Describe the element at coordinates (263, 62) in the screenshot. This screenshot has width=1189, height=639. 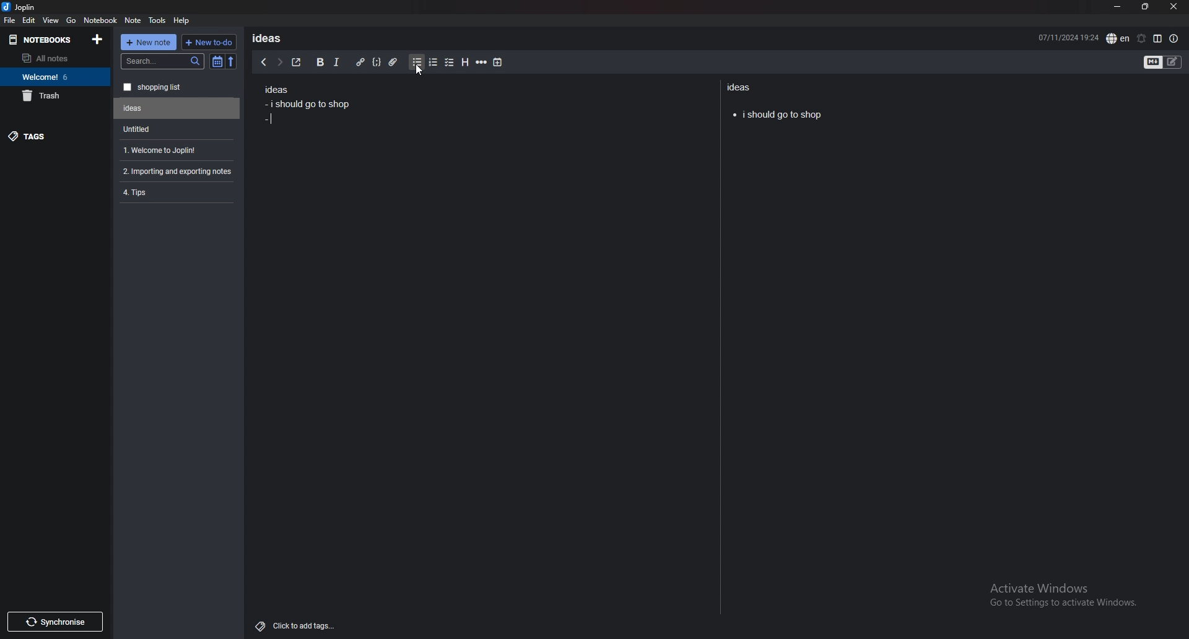
I see `previous` at that location.